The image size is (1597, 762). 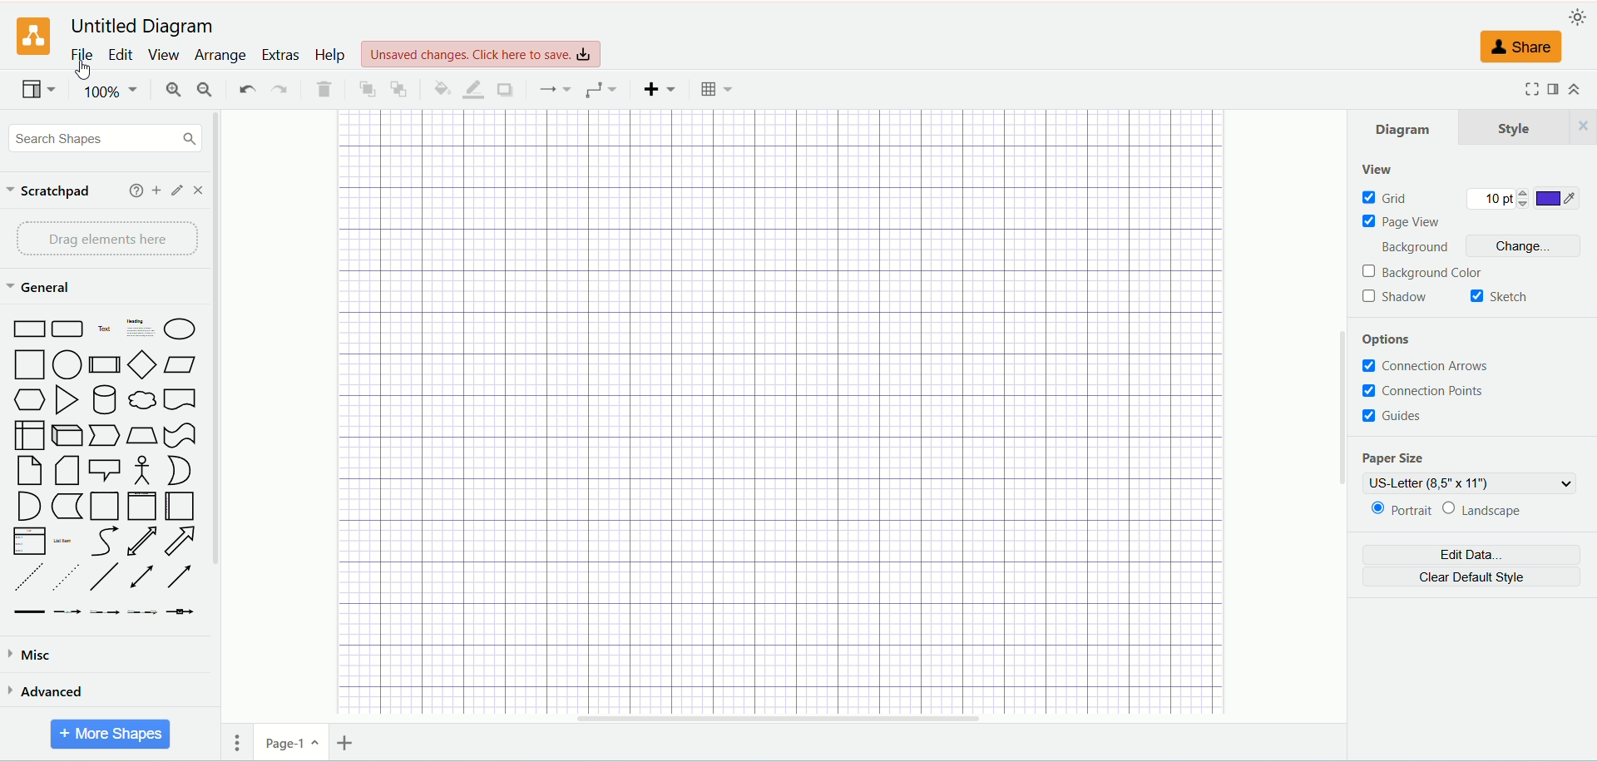 What do you see at coordinates (717, 89) in the screenshot?
I see `Table` at bounding box center [717, 89].